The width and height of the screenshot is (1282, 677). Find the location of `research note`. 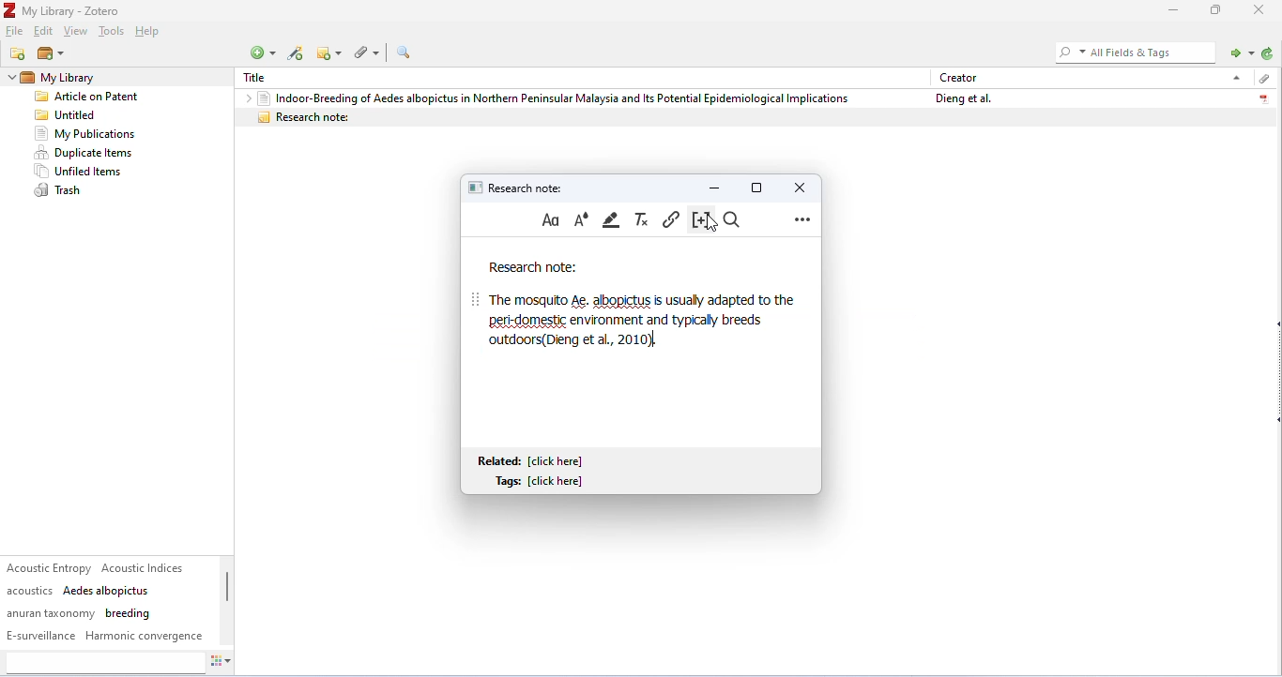

research note is located at coordinates (519, 187).